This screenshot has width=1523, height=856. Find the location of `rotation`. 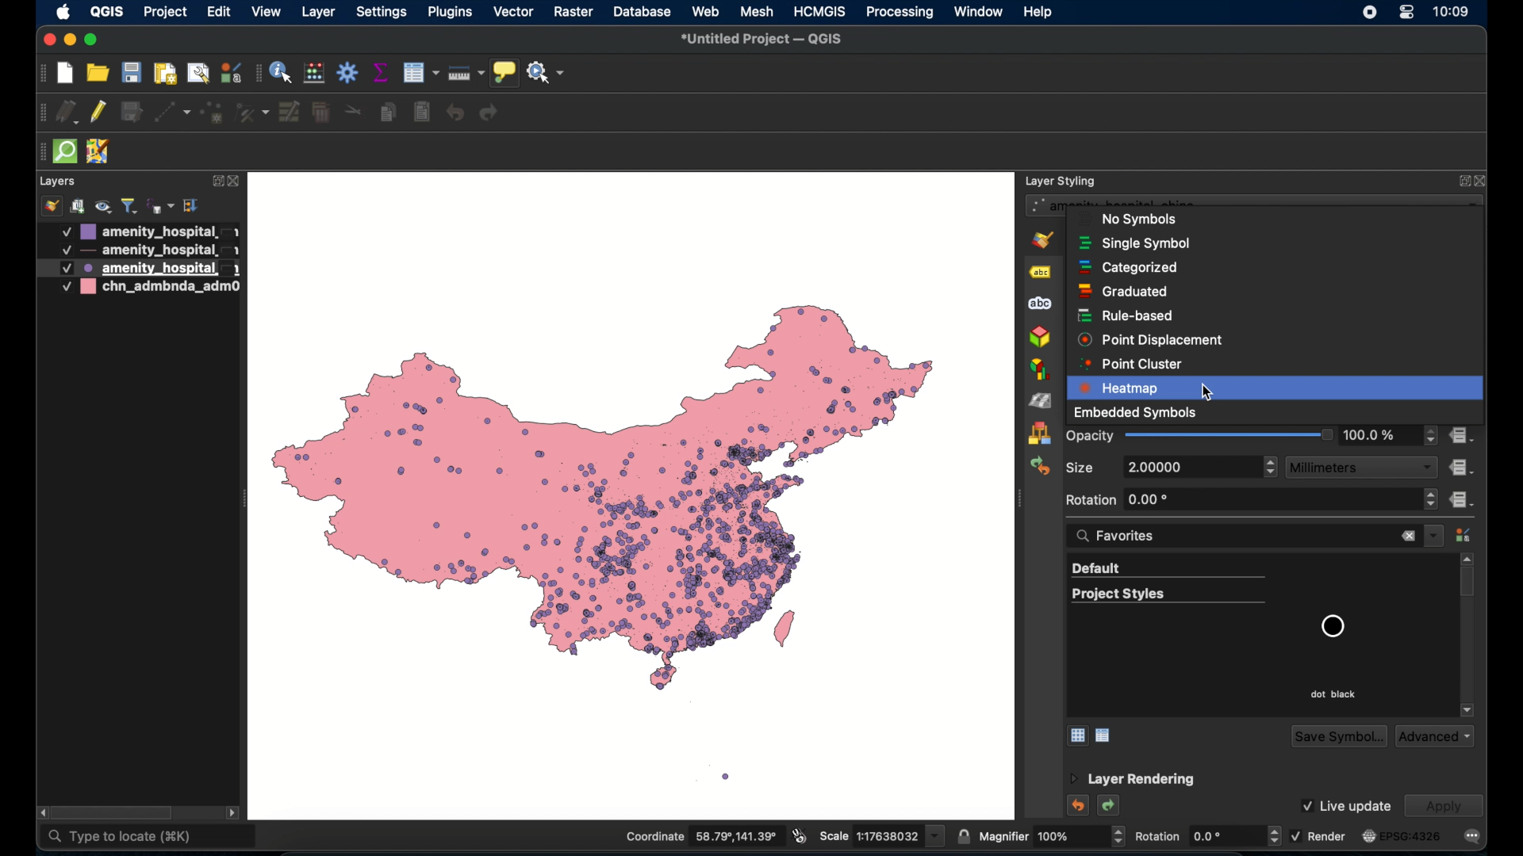

rotation is located at coordinates (1207, 835).